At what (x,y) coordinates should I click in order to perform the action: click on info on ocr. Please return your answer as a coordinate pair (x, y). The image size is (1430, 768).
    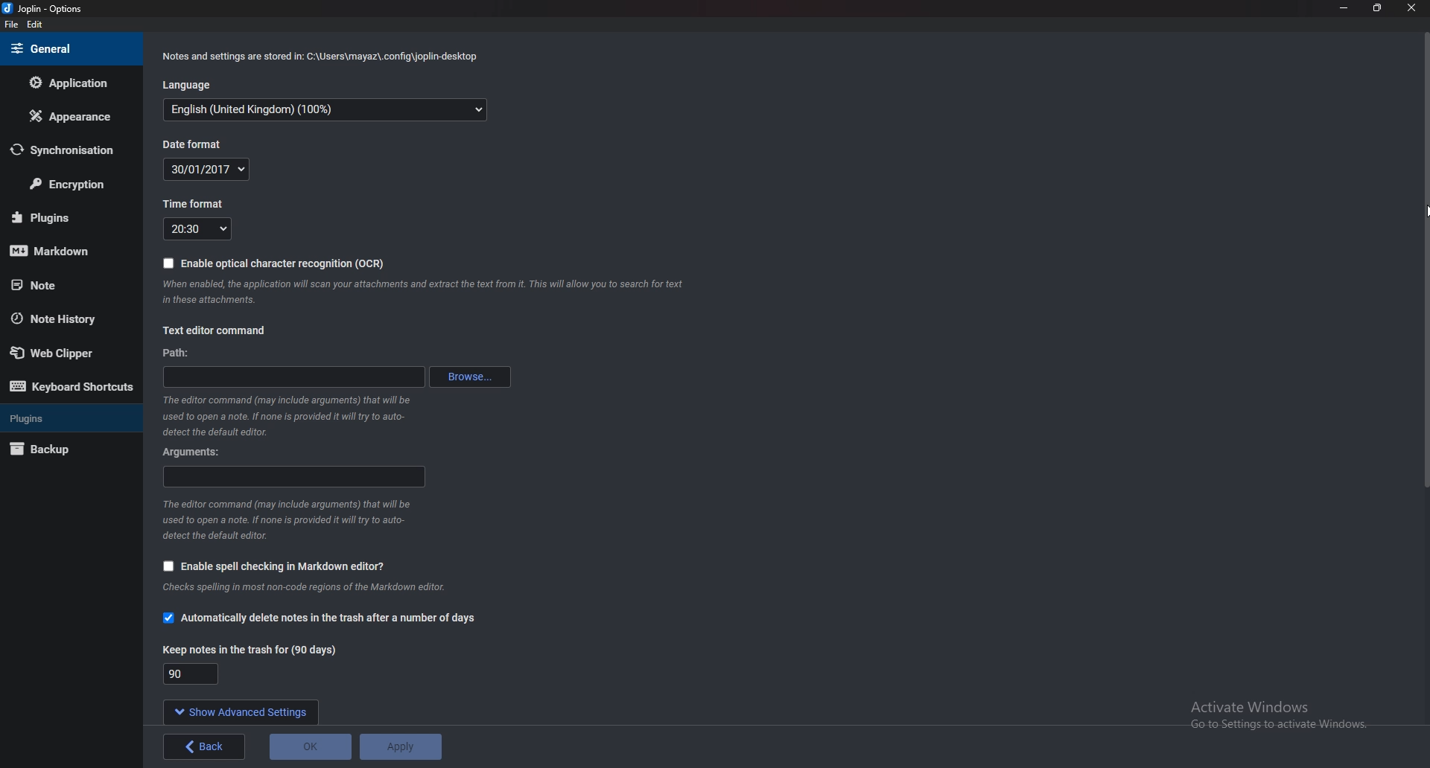
    Looking at the image, I should click on (425, 292).